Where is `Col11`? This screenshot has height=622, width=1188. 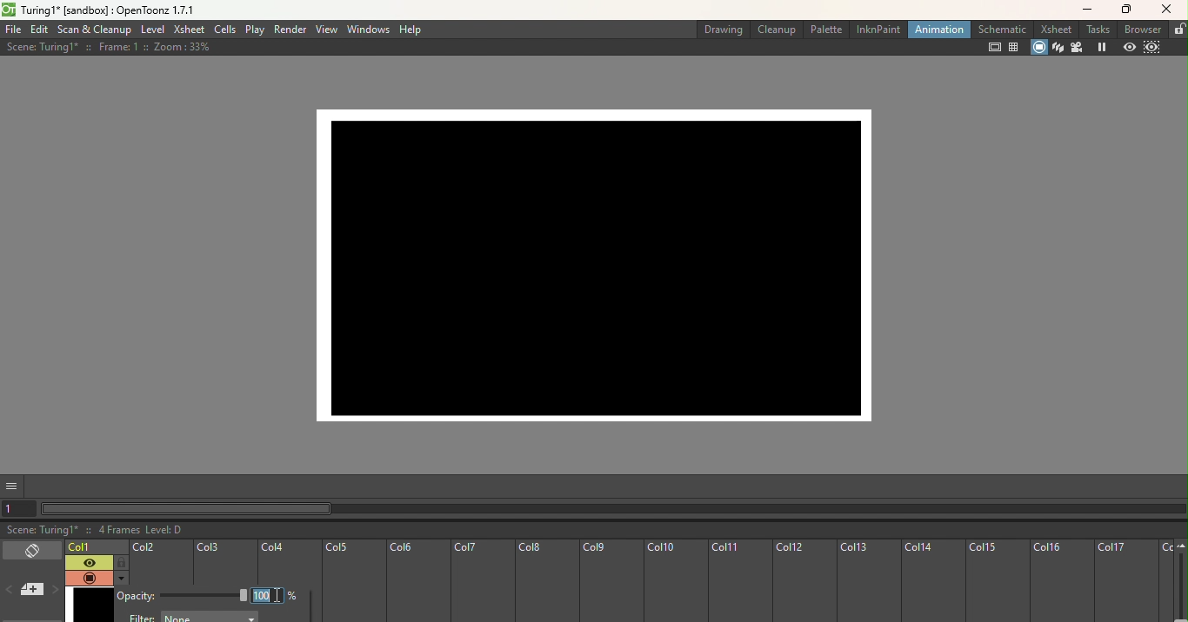
Col11 is located at coordinates (740, 582).